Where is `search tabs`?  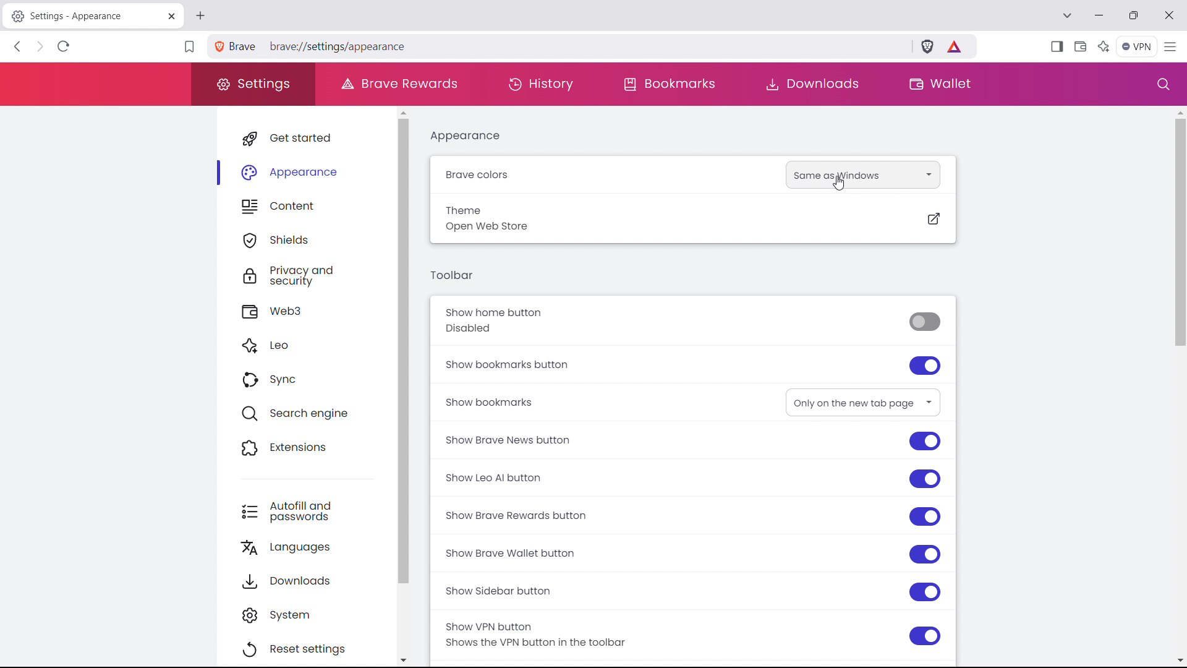 search tabs is located at coordinates (1068, 15).